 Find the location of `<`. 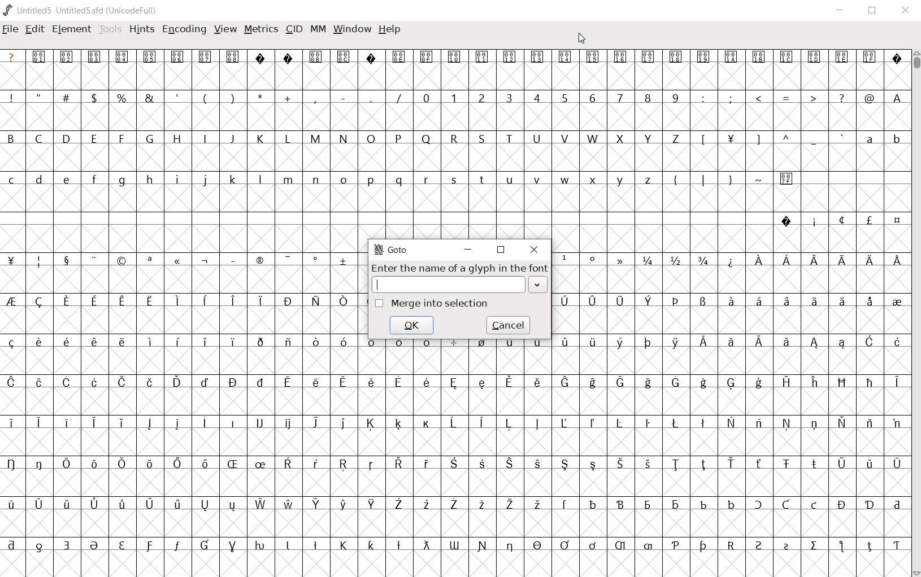

< is located at coordinates (758, 98).